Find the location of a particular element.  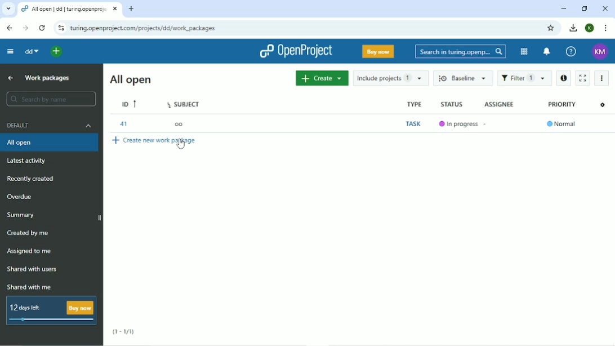

Work packages is located at coordinates (47, 79).